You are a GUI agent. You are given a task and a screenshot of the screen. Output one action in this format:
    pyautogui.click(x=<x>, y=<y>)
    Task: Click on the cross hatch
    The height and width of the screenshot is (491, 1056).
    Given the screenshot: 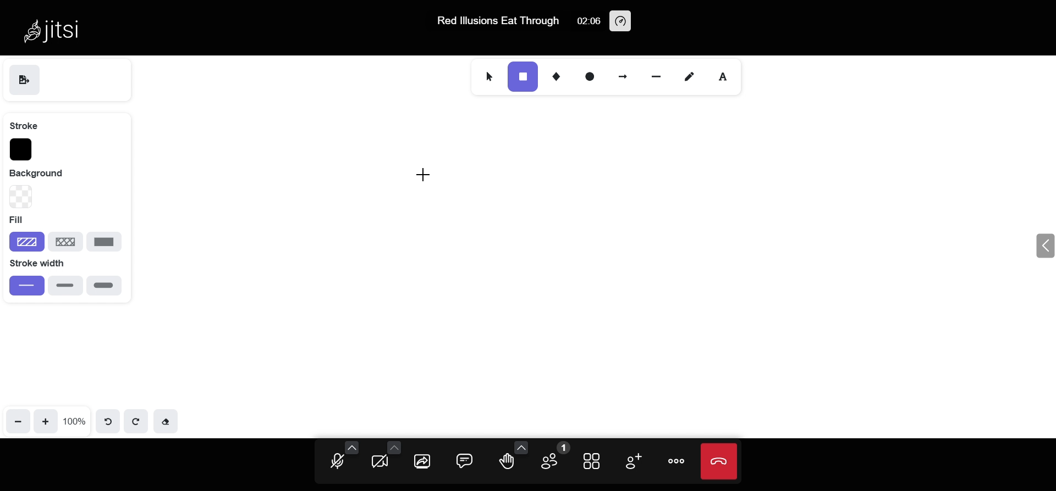 What is the action you would take?
    pyautogui.click(x=66, y=240)
    